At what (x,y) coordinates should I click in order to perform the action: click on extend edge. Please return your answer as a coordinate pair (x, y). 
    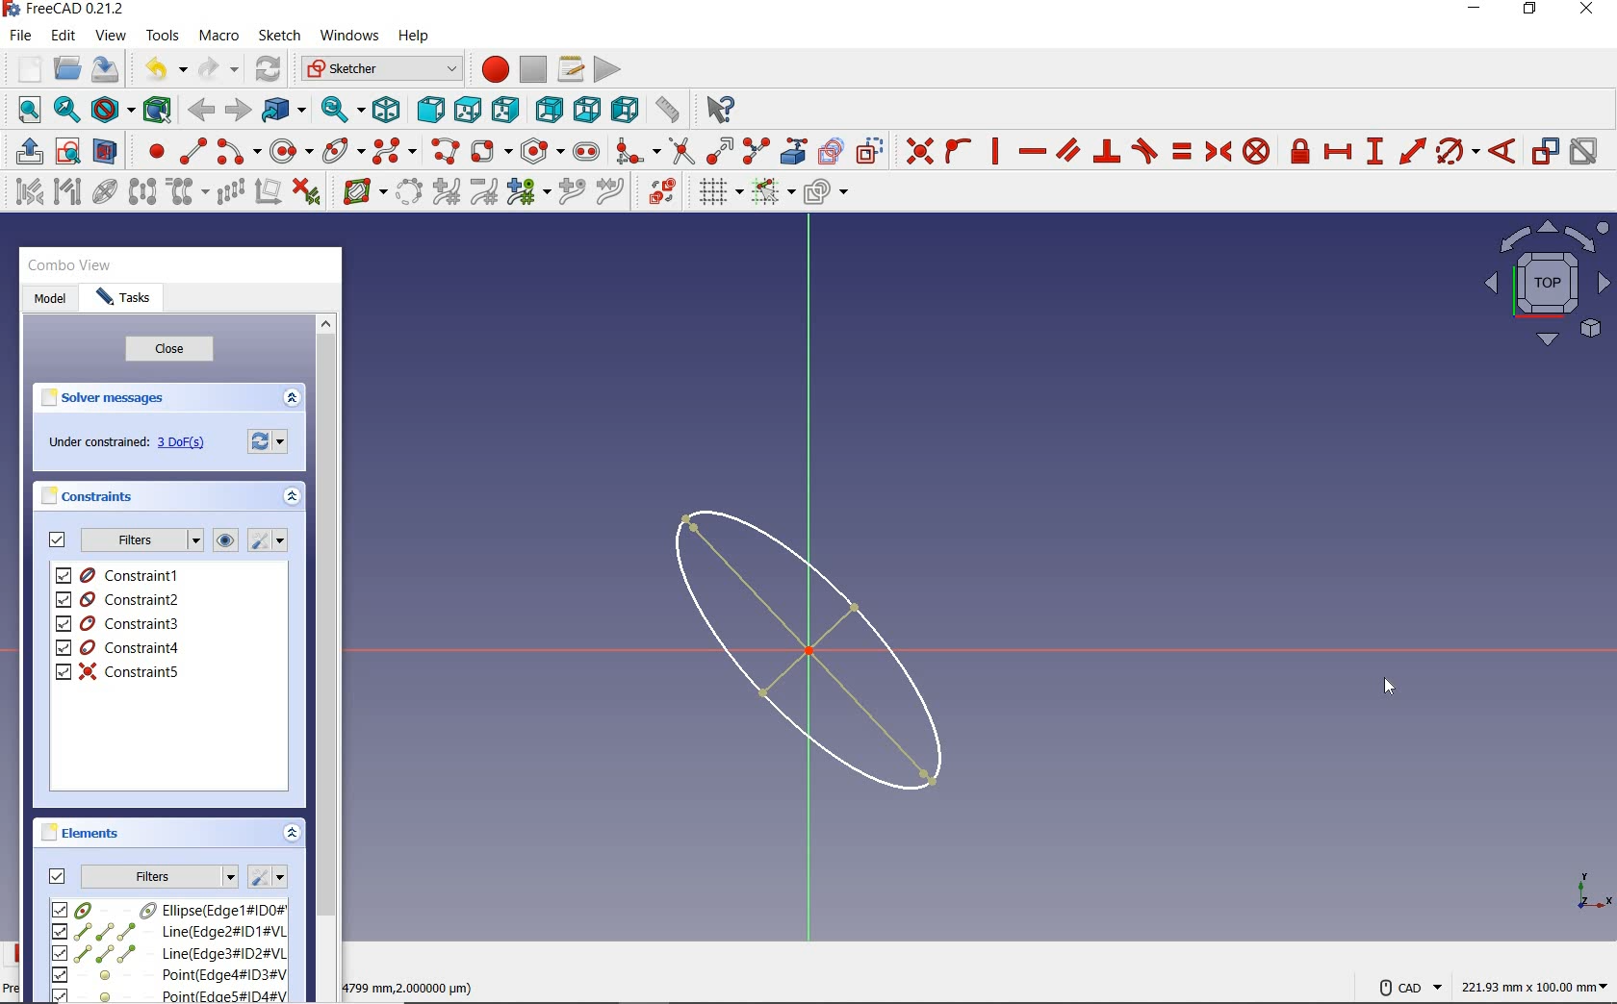
    Looking at the image, I should click on (720, 149).